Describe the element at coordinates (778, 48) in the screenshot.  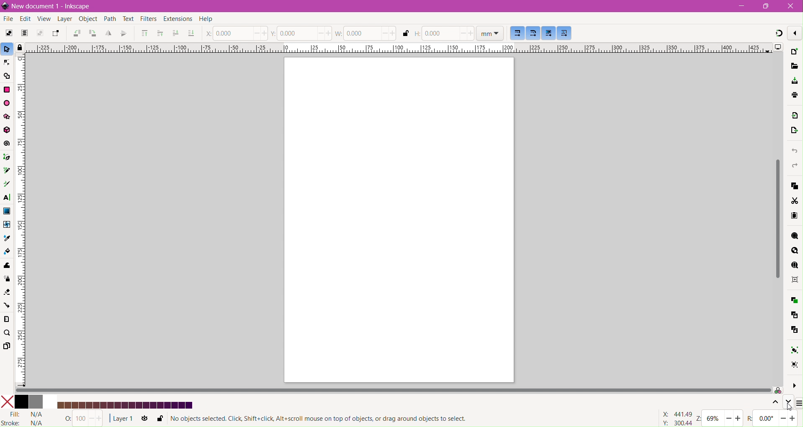
I see `Display Options` at that location.